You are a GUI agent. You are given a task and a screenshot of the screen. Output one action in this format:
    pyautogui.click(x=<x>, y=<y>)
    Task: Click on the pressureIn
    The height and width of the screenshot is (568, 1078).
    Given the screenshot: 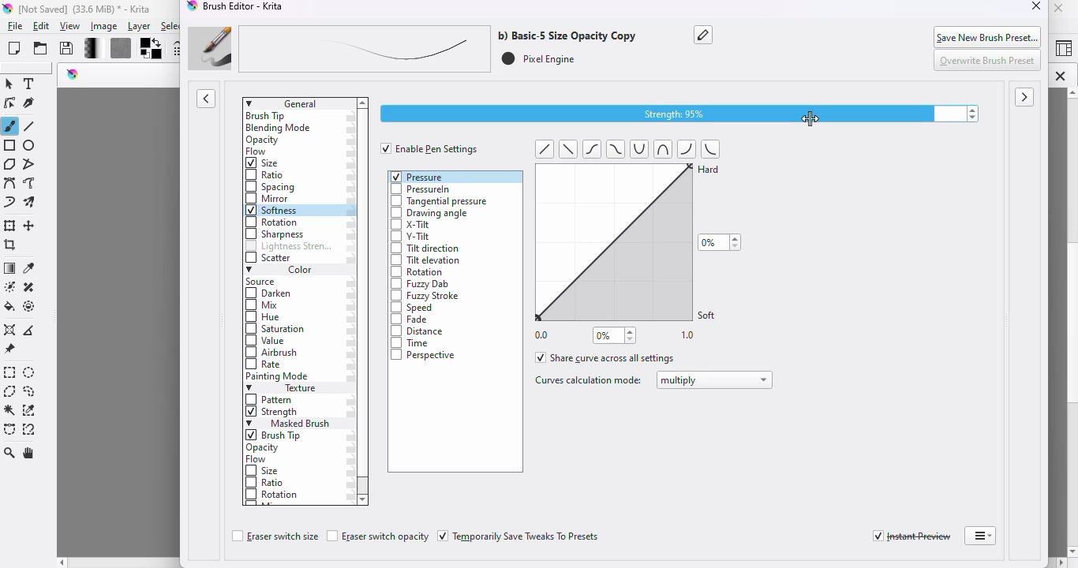 What is the action you would take?
    pyautogui.click(x=421, y=189)
    